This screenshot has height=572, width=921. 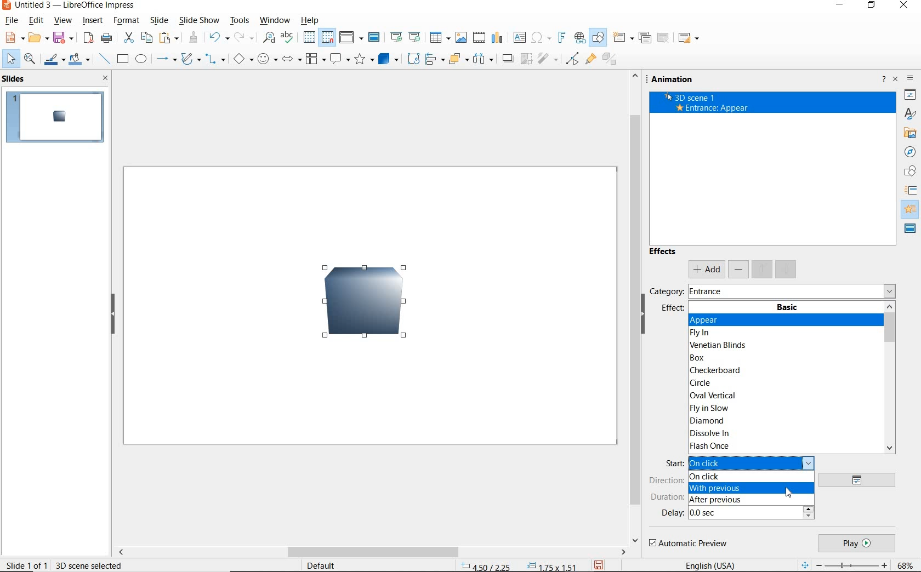 What do you see at coordinates (239, 20) in the screenshot?
I see `tools` at bounding box center [239, 20].